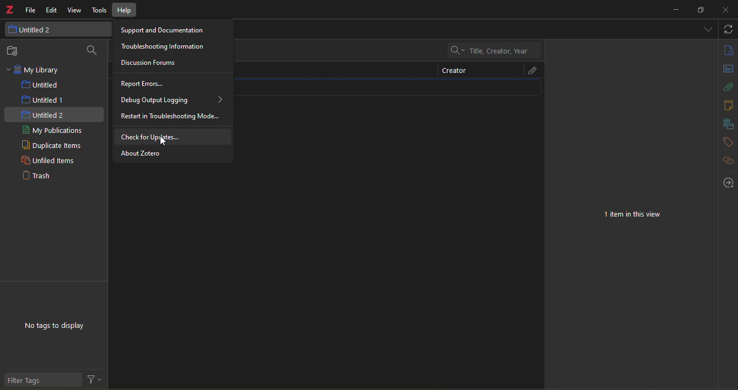  Describe the element at coordinates (729, 29) in the screenshot. I see `sync` at that location.